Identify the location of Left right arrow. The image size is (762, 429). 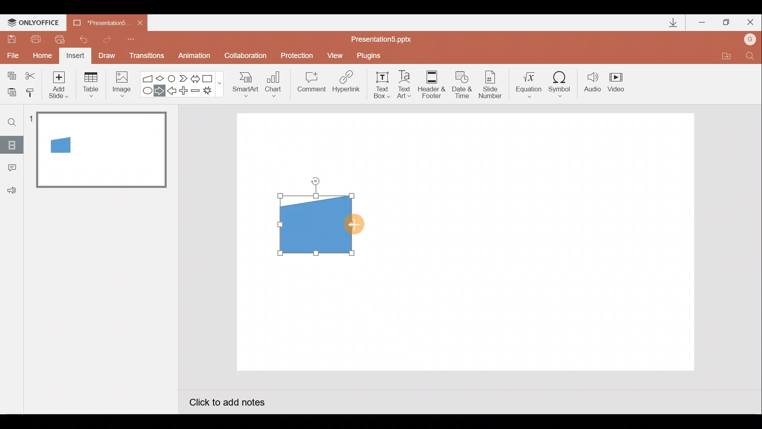
(196, 77).